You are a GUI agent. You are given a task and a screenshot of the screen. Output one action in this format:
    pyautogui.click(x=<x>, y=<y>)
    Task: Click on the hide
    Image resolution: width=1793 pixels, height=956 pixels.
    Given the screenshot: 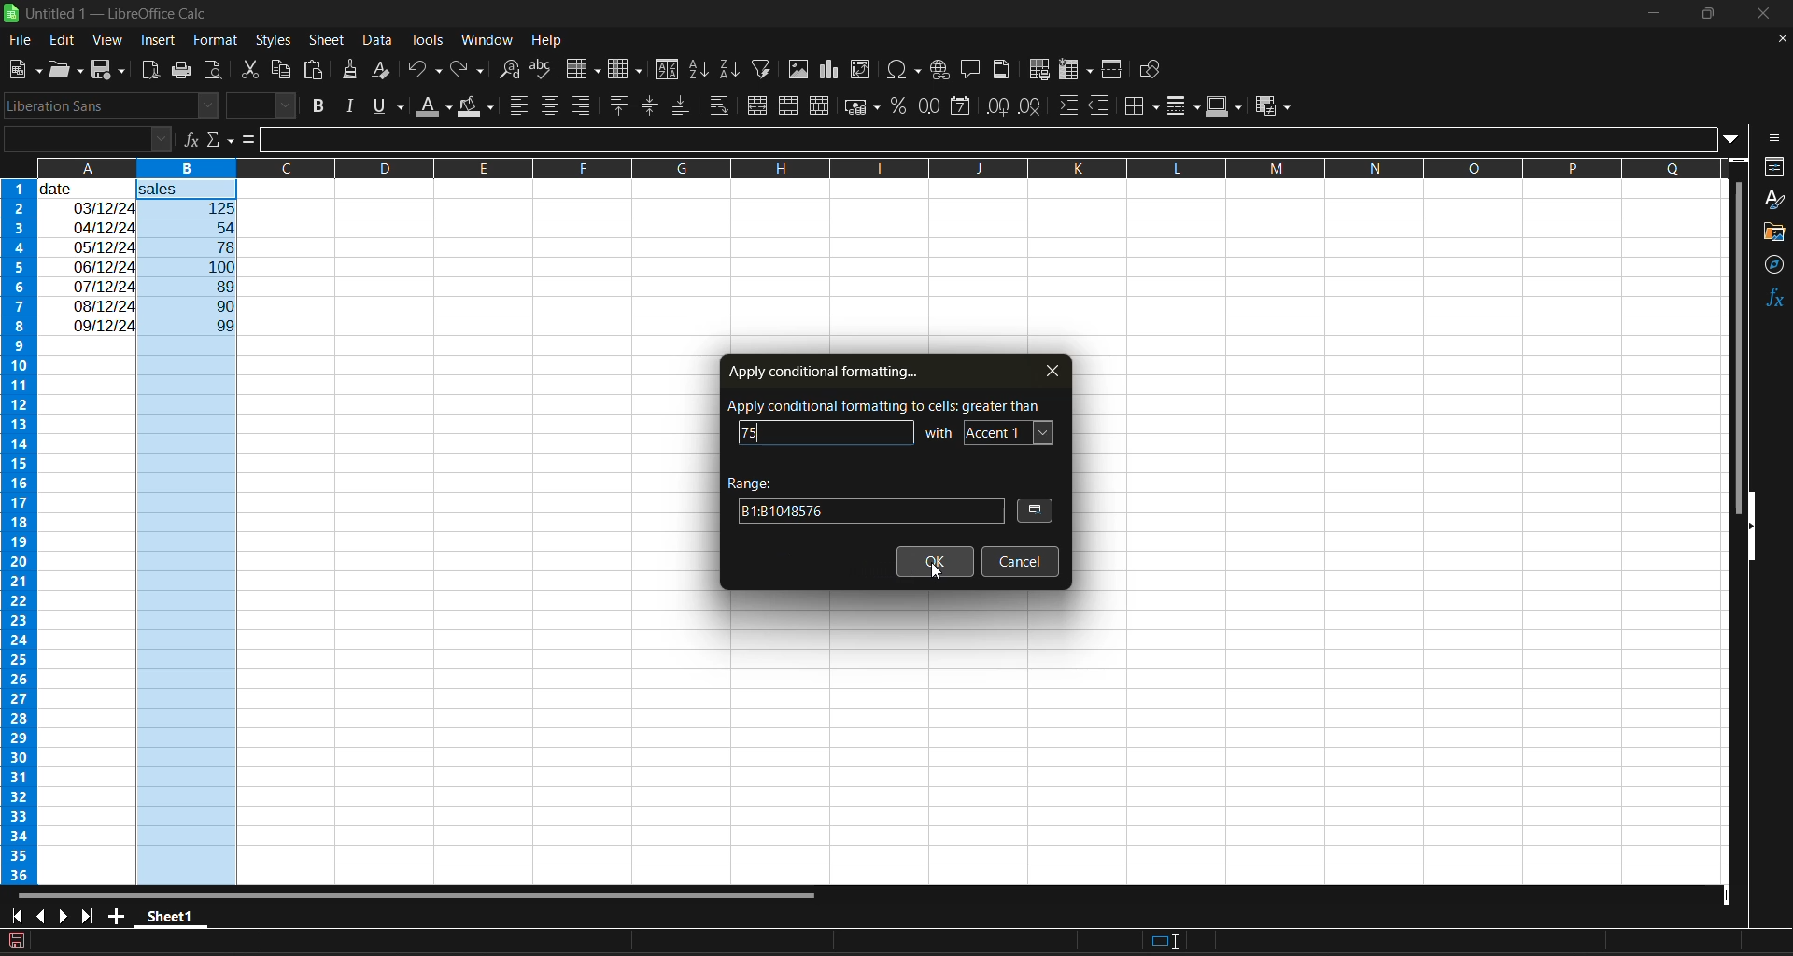 What is the action you would take?
    pyautogui.click(x=1753, y=527)
    